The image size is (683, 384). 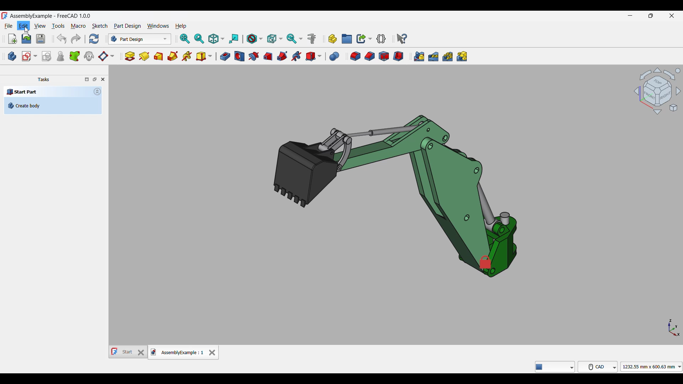 I want to click on Linaer pattern, so click(x=434, y=57).